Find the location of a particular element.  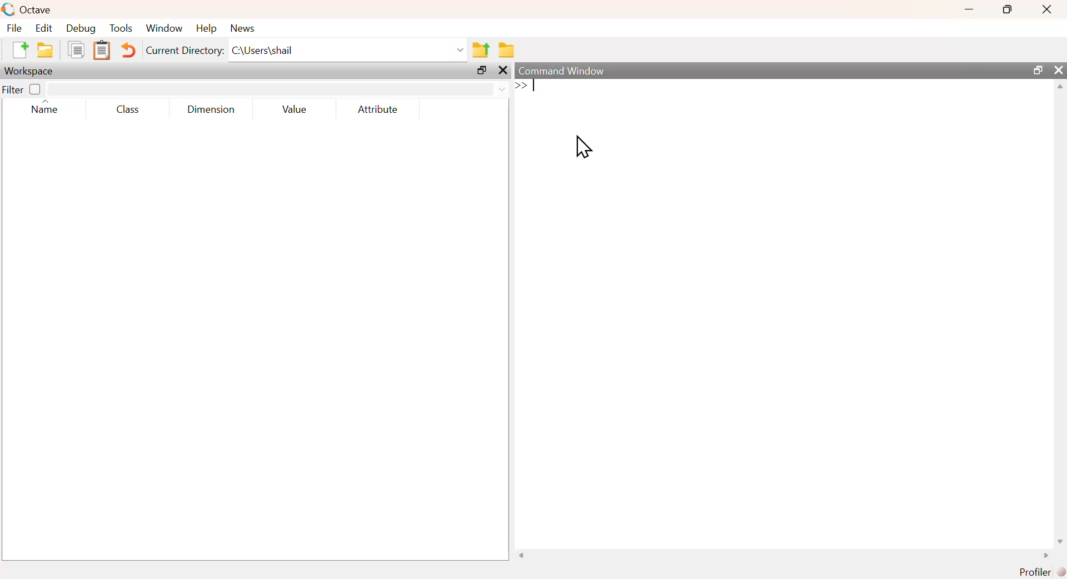

Dimension is located at coordinates (212, 110).